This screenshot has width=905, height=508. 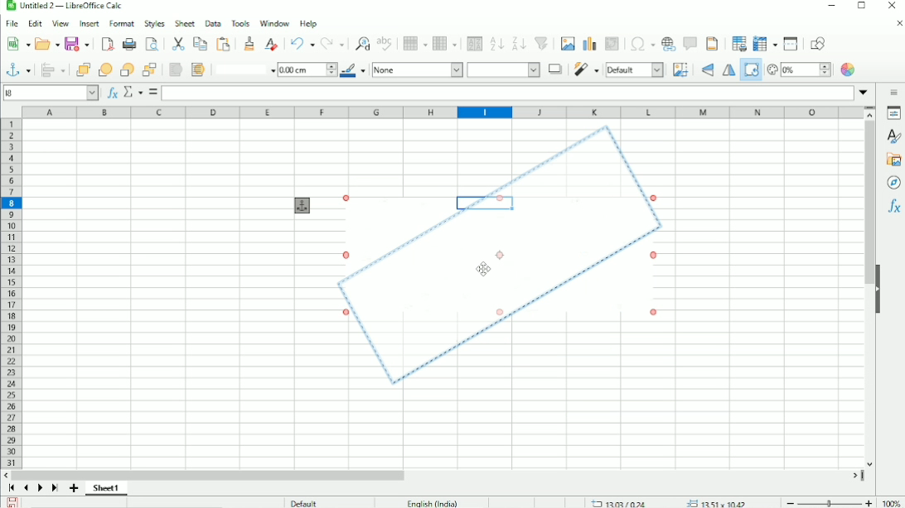 What do you see at coordinates (474, 44) in the screenshot?
I see `Sort` at bounding box center [474, 44].